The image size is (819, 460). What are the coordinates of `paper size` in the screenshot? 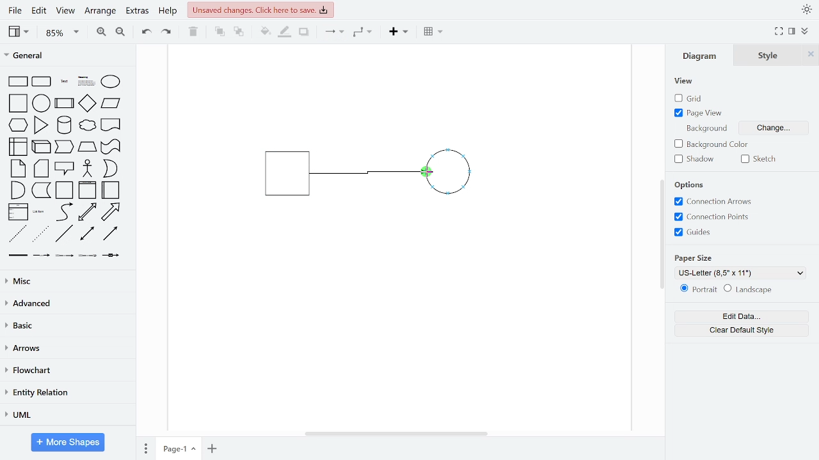 It's located at (695, 257).